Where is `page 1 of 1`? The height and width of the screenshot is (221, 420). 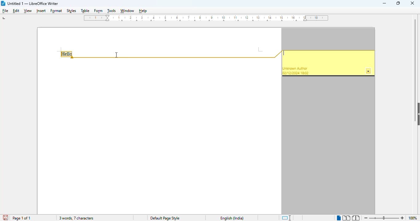
page 1 of 1 is located at coordinates (21, 218).